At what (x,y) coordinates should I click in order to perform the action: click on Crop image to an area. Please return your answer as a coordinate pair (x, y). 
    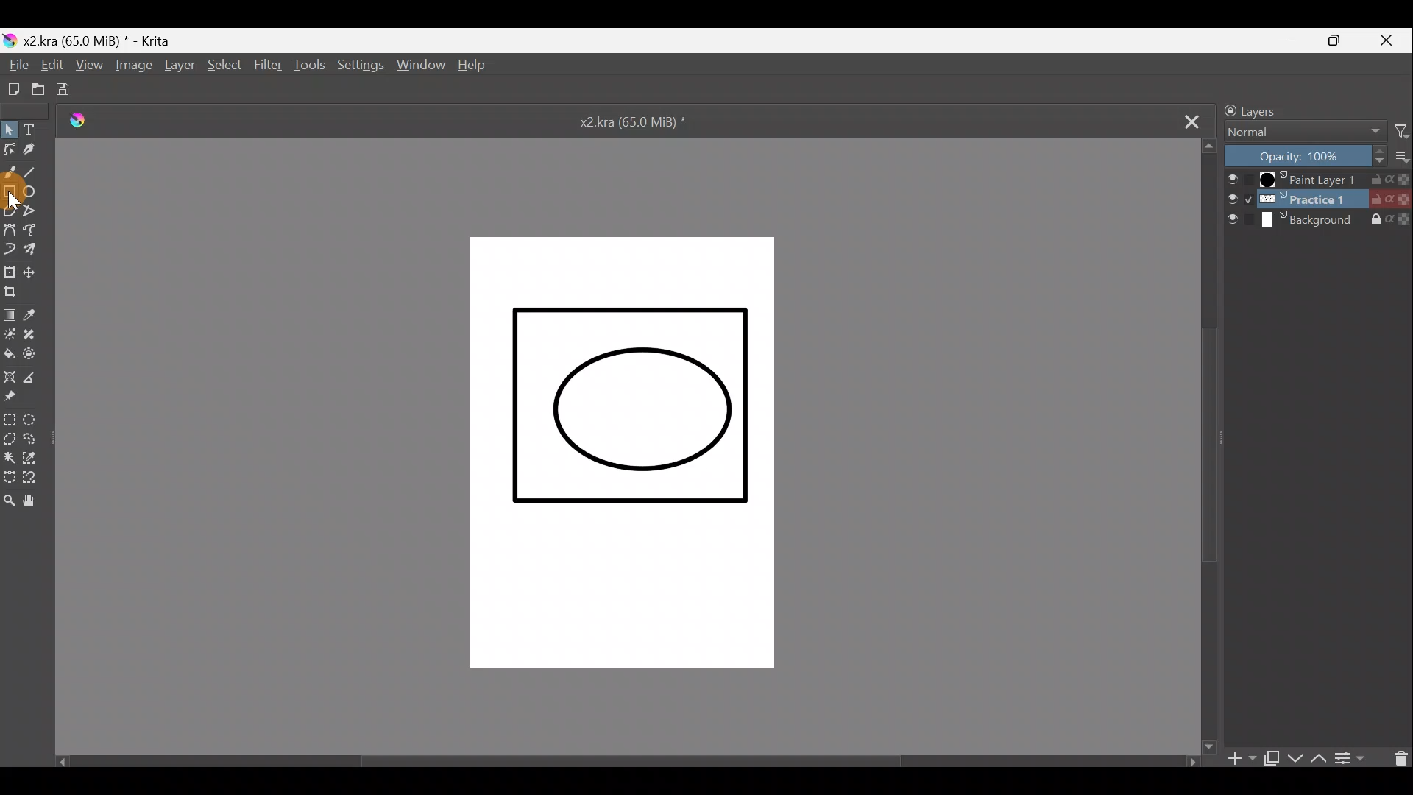
    Looking at the image, I should click on (17, 291).